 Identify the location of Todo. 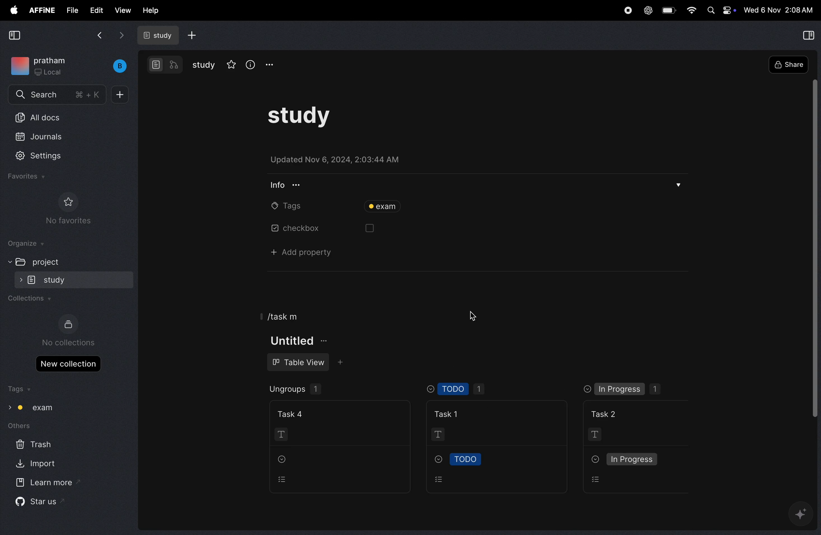
(457, 390).